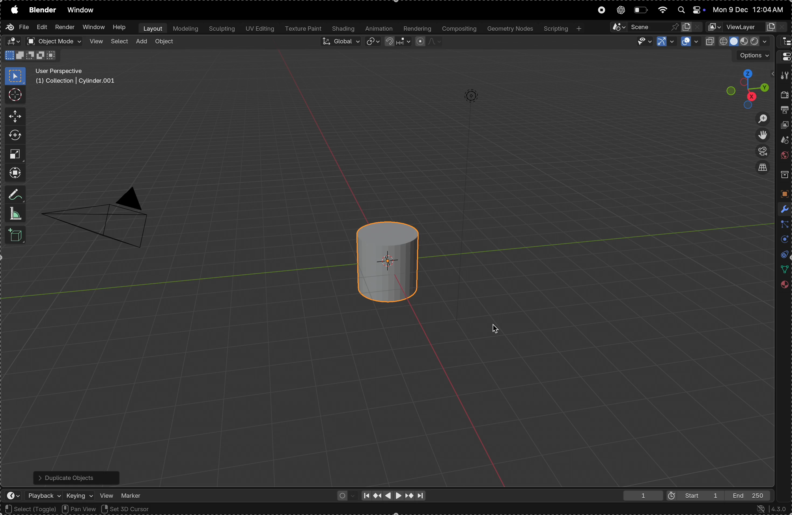  What do you see at coordinates (691, 495) in the screenshot?
I see `start 1` at bounding box center [691, 495].